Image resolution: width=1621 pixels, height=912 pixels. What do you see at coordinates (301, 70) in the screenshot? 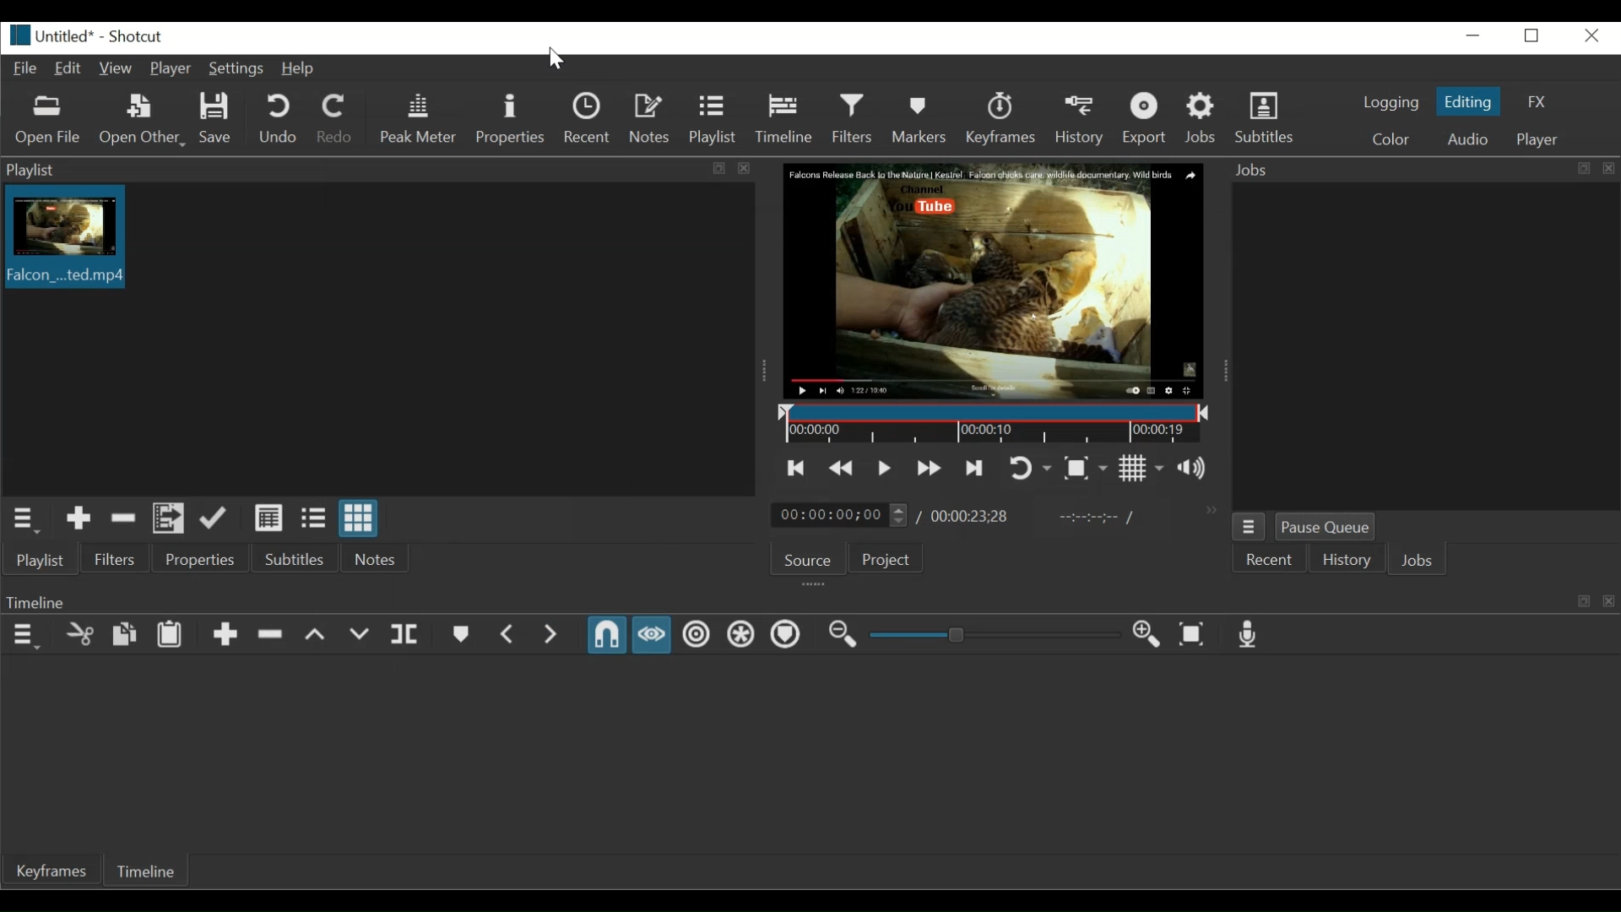
I see `Help` at bounding box center [301, 70].